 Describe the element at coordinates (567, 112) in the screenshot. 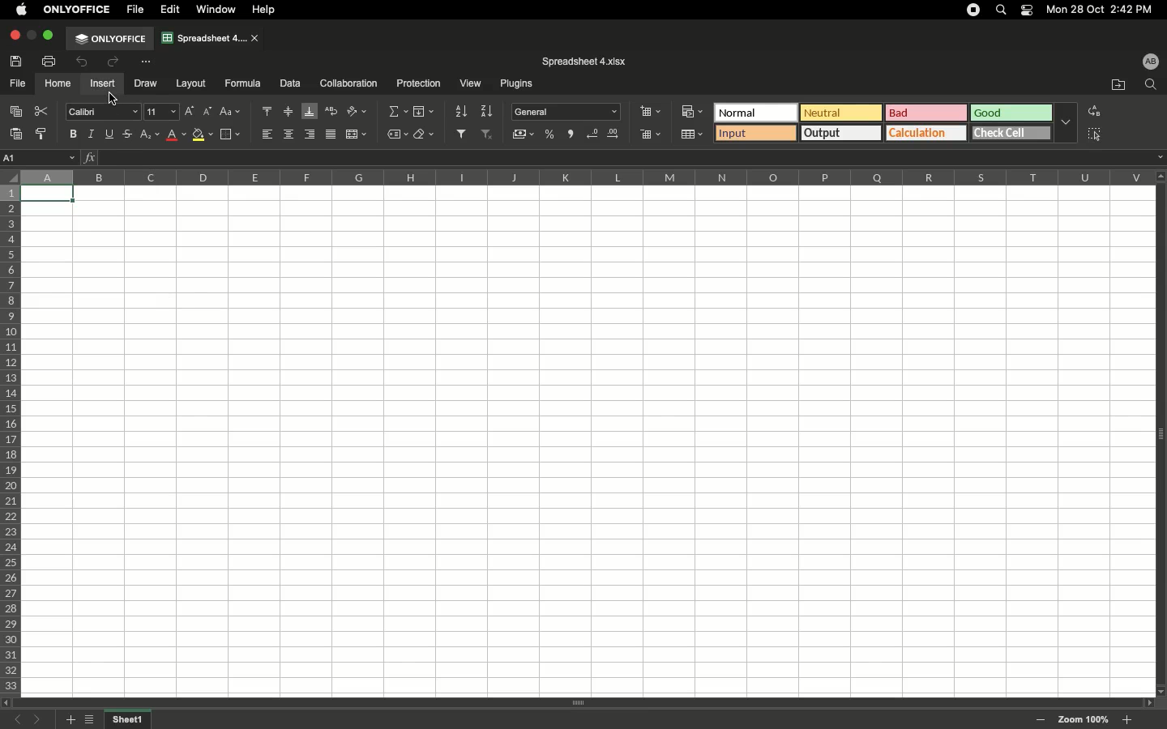

I see `Number format` at that location.